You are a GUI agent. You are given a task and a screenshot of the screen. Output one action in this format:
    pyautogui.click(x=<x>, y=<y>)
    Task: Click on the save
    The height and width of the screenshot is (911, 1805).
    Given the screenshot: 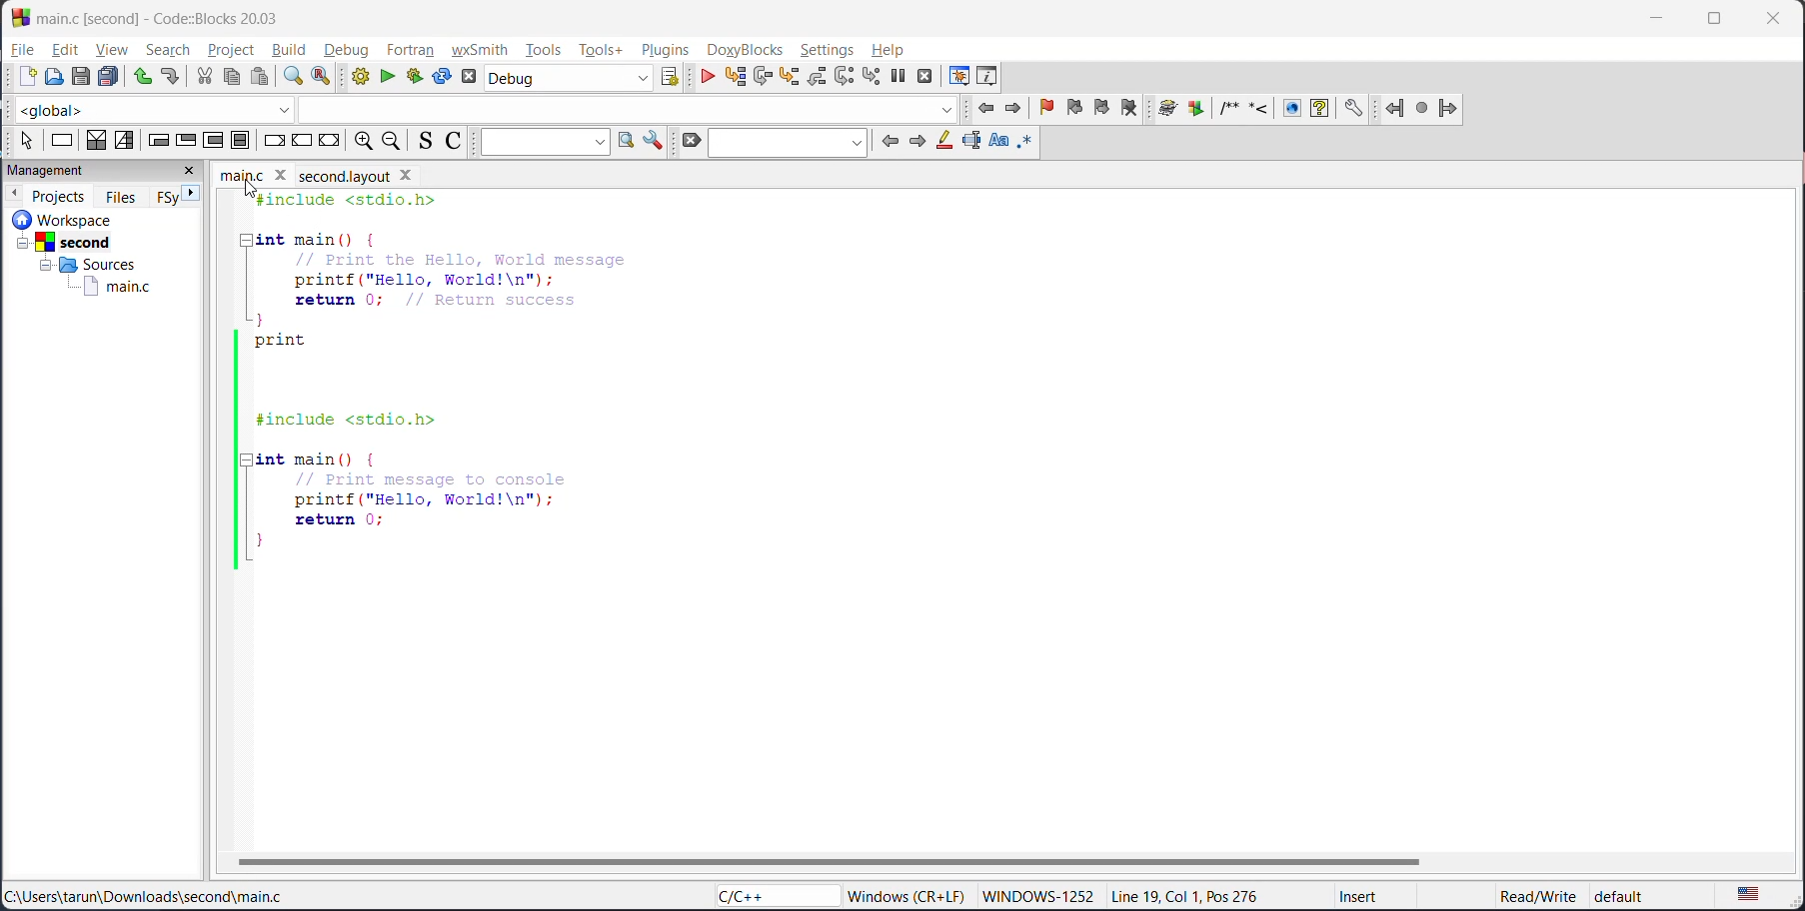 What is the action you would take?
    pyautogui.click(x=78, y=76)
    